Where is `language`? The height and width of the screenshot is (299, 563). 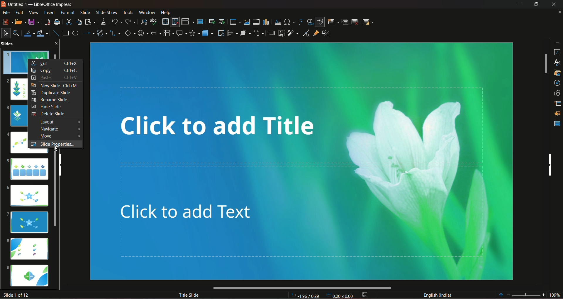 language is located at coordinates (437, 295).